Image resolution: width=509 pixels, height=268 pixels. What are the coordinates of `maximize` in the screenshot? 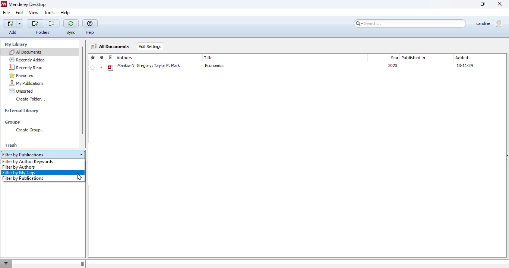 It's located at (483, 4).